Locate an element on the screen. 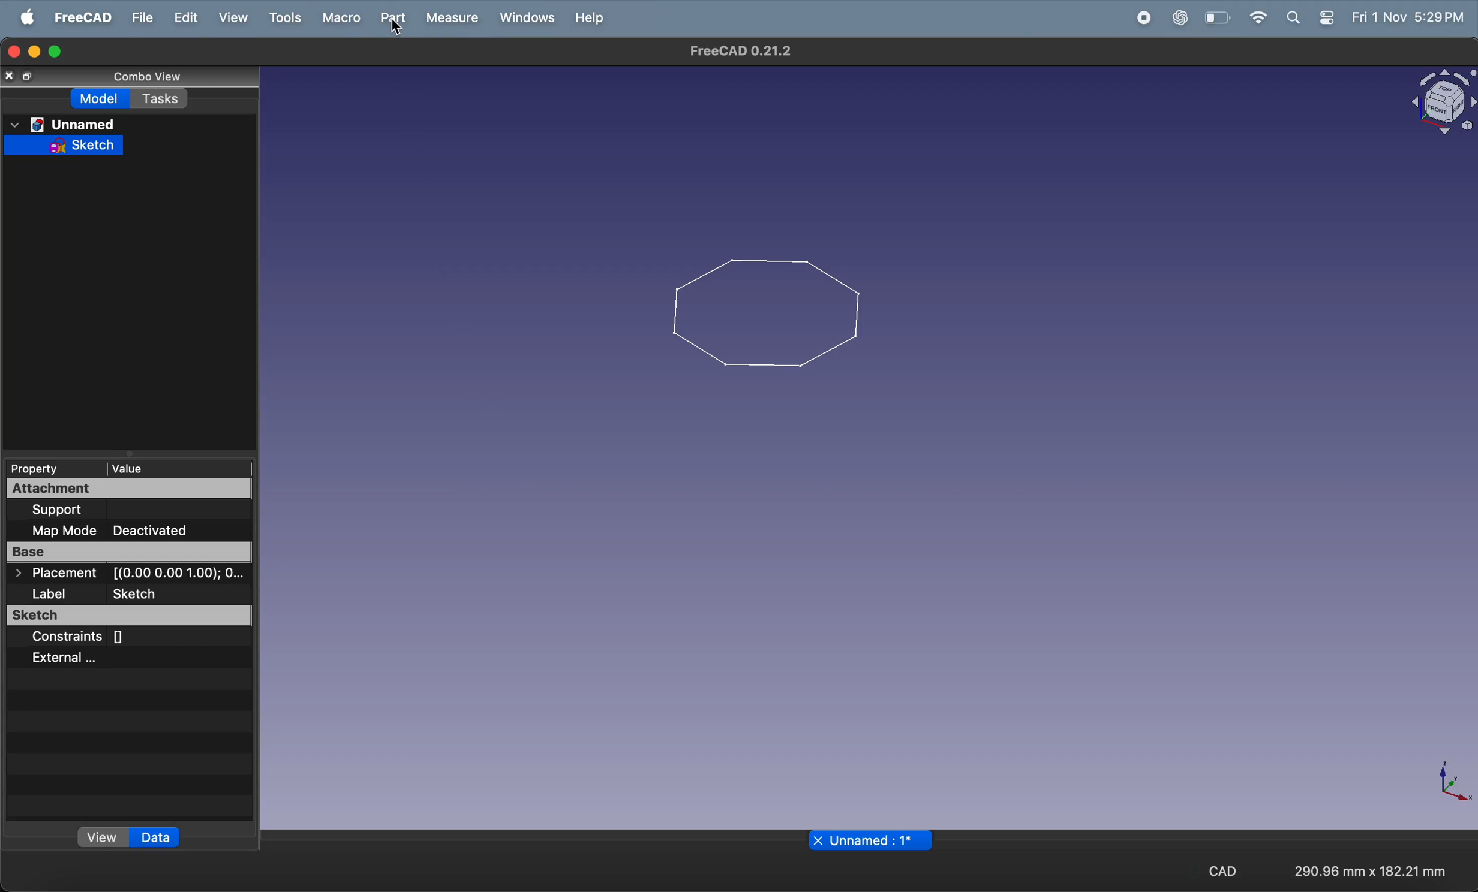  aspect ratio is located at coordinates (1373, 870).